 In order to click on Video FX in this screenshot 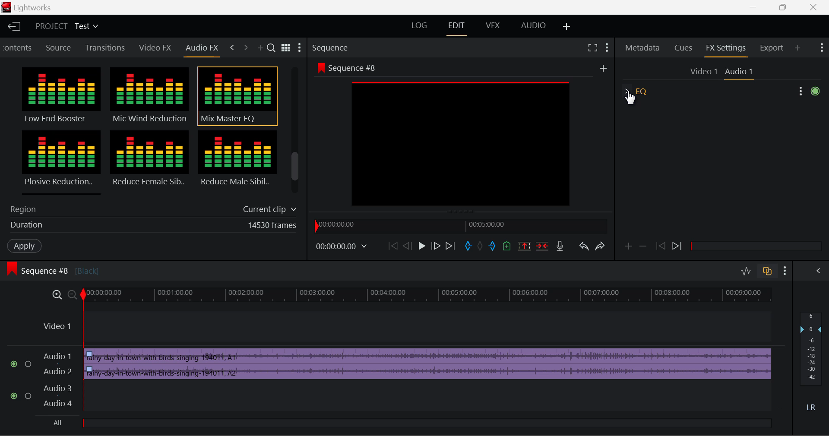, I will do `click(153, 48)`.